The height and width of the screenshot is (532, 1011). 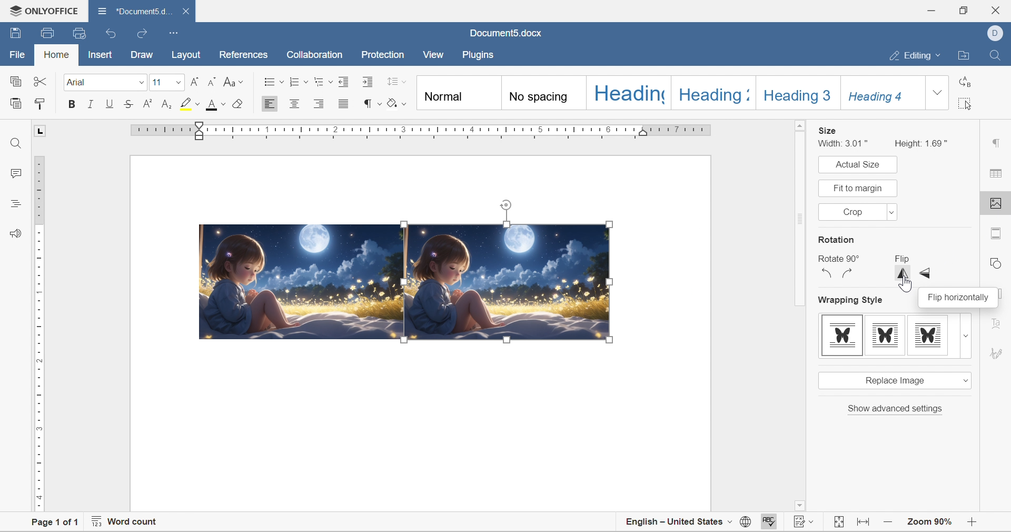 I want to click on editing, so click(x=918, y=54).